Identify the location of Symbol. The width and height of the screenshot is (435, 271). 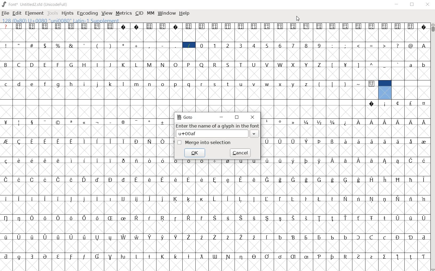
(240, 199).